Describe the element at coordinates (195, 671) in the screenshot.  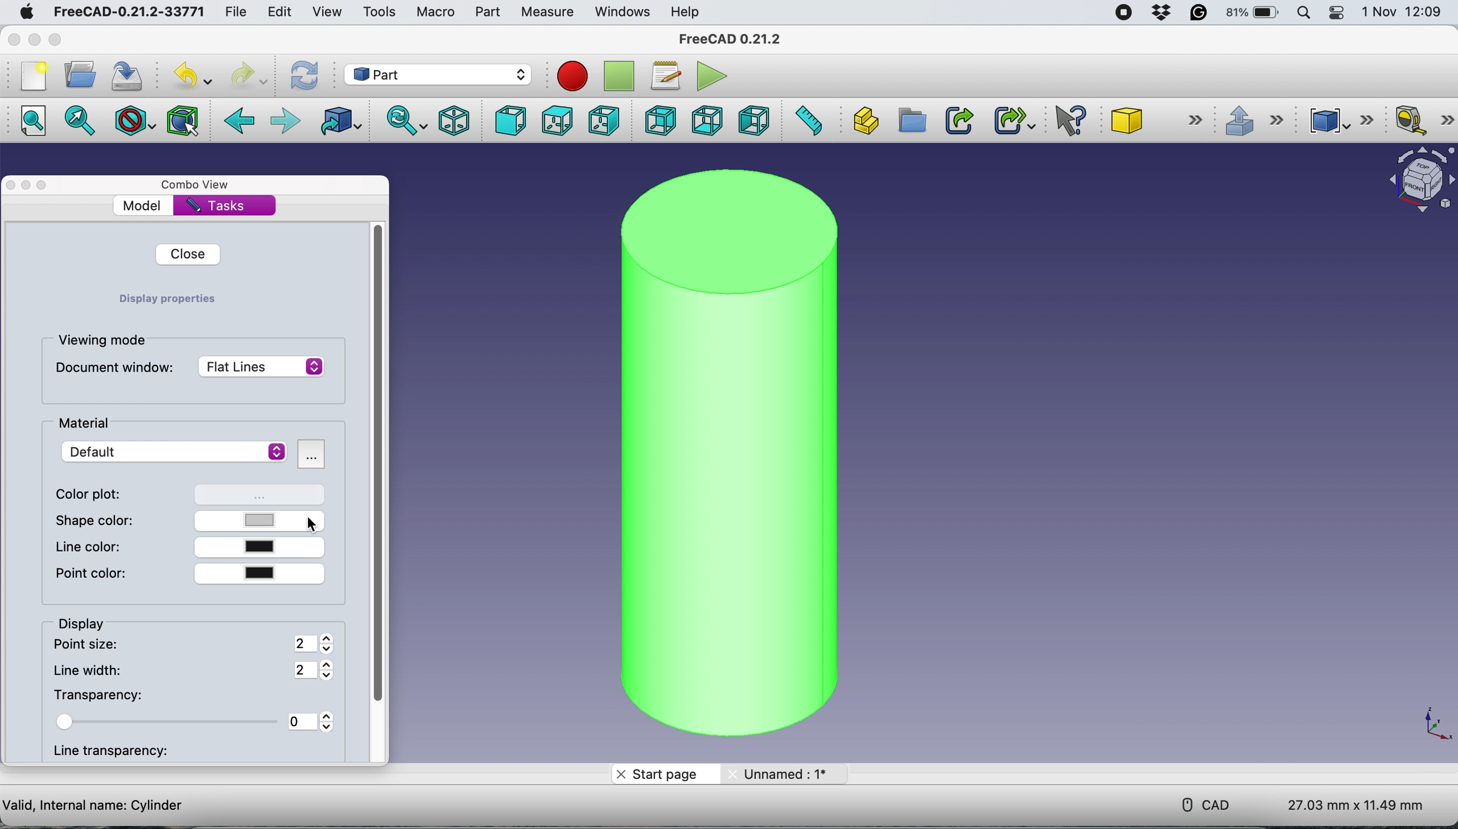
I see `line width` at that location.